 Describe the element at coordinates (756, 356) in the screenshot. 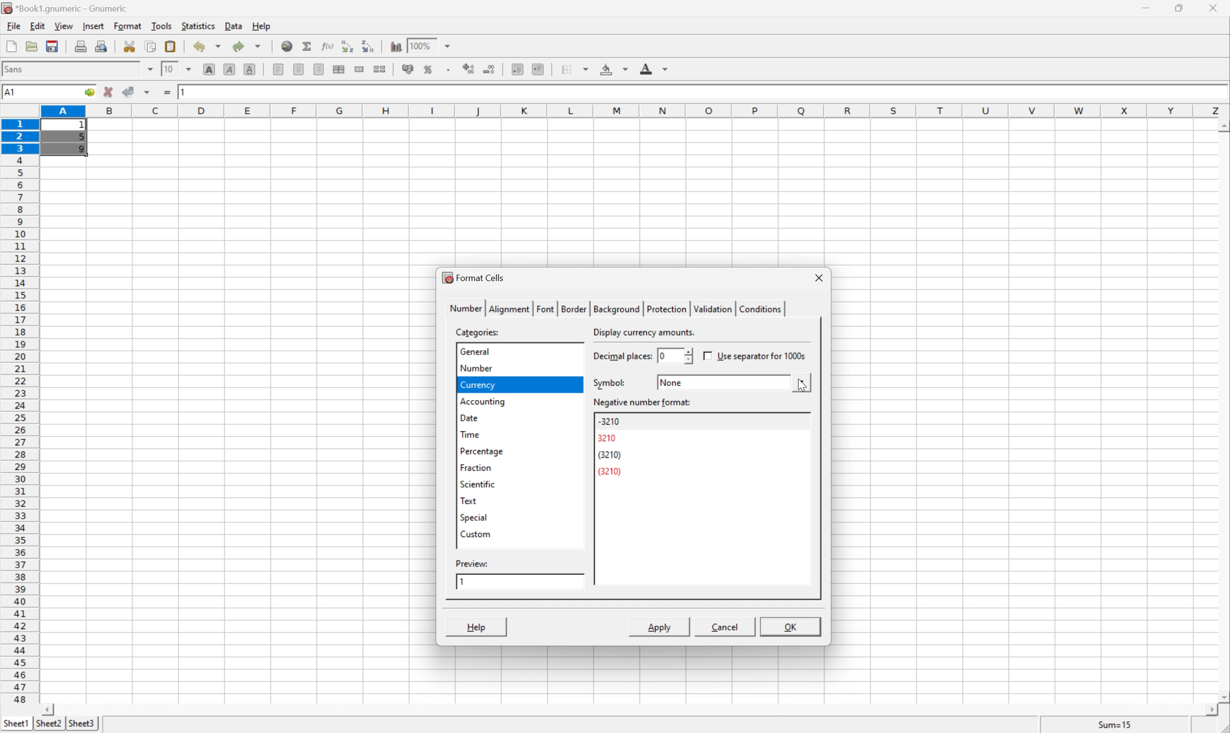

I see `use separator for 1000s` at that location.